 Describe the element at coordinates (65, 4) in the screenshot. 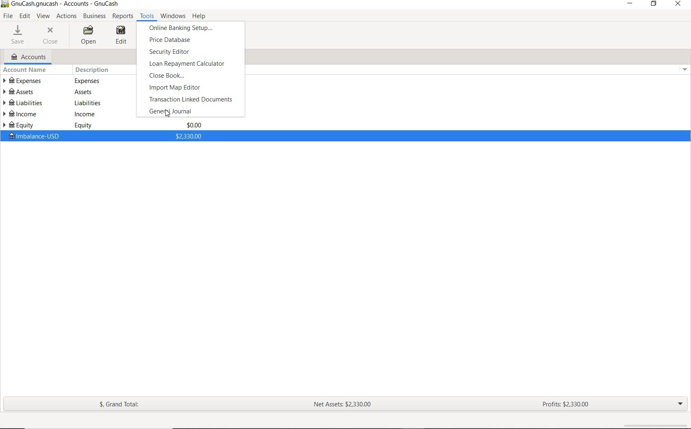

I see `Text` at that location.